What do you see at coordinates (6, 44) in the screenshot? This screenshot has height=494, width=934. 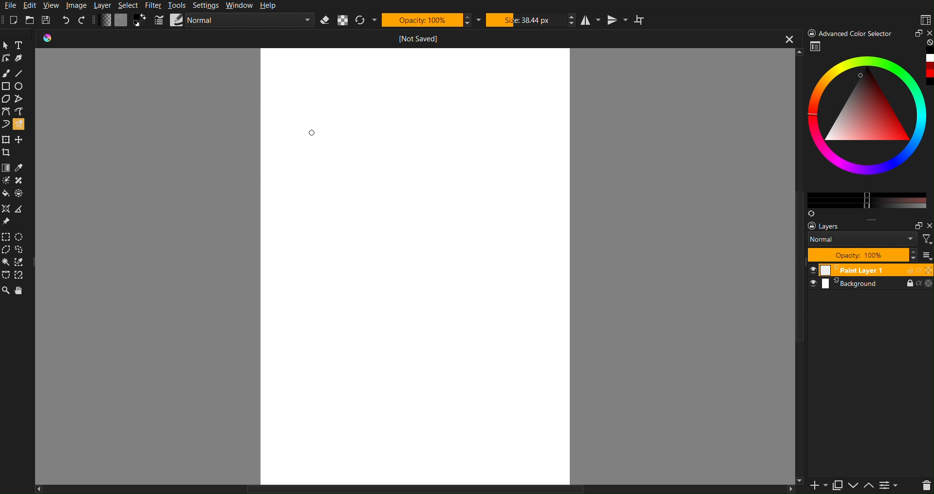 I see `Pointer` at bounding box center [6, 44].